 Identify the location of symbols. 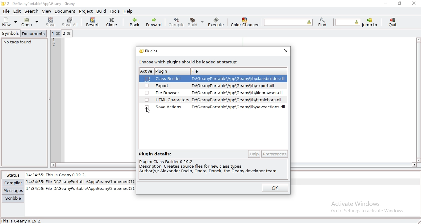
(11, 33).